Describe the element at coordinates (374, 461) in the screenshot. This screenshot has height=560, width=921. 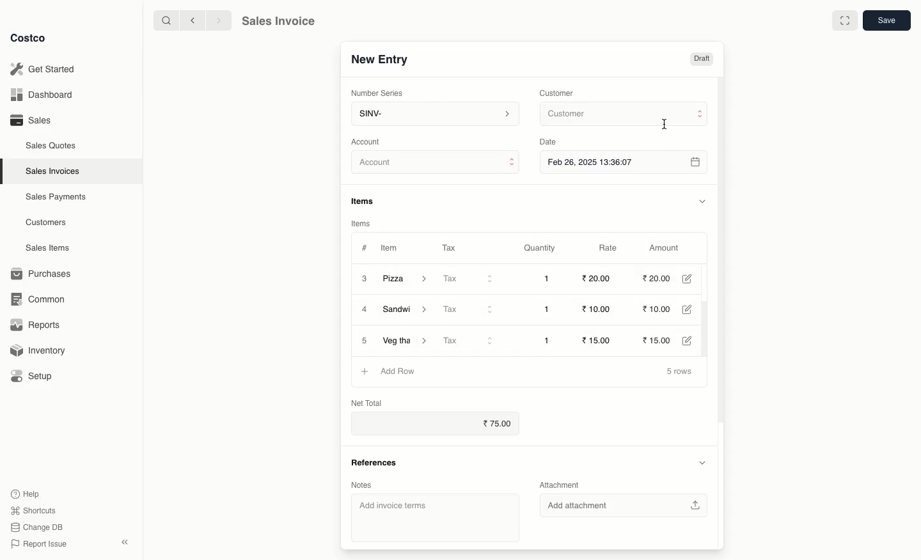
I see `References` at that location.